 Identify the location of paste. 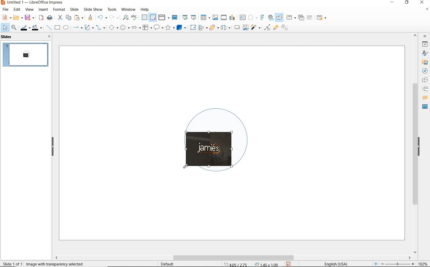
(79, 18).